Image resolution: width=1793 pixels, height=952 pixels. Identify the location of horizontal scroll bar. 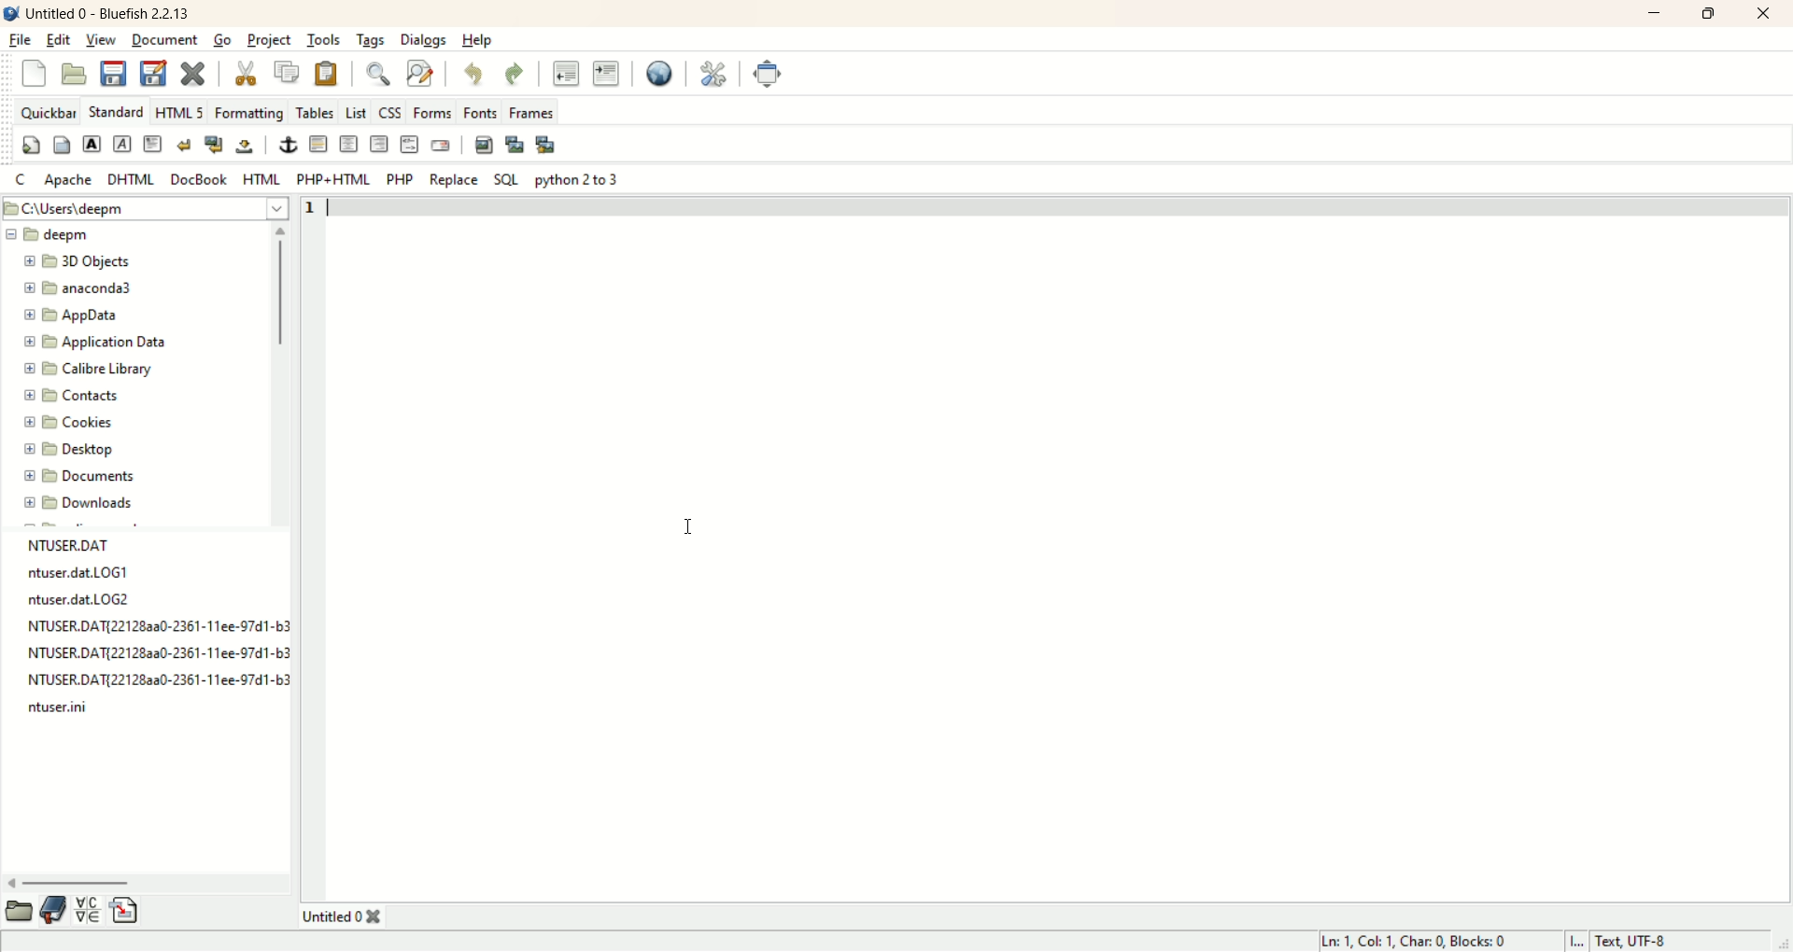
(149, 882).